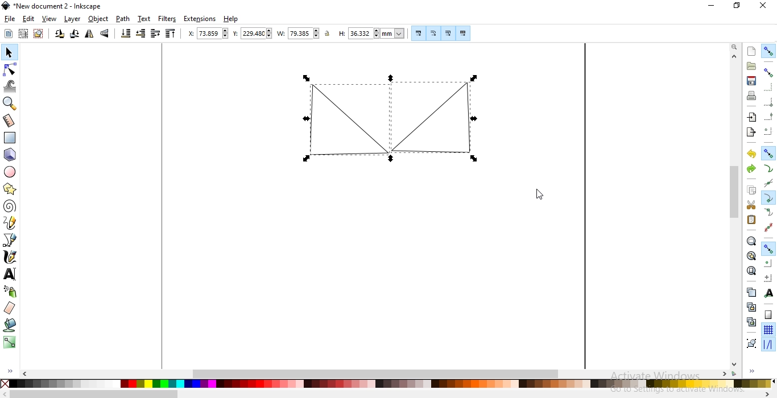 This screenshot has width=777, height=398. What do you see at coordinates (10, 292) in the screenshot?
I see `spray objects by sculpting or painting` at bounding box center [10, 292].